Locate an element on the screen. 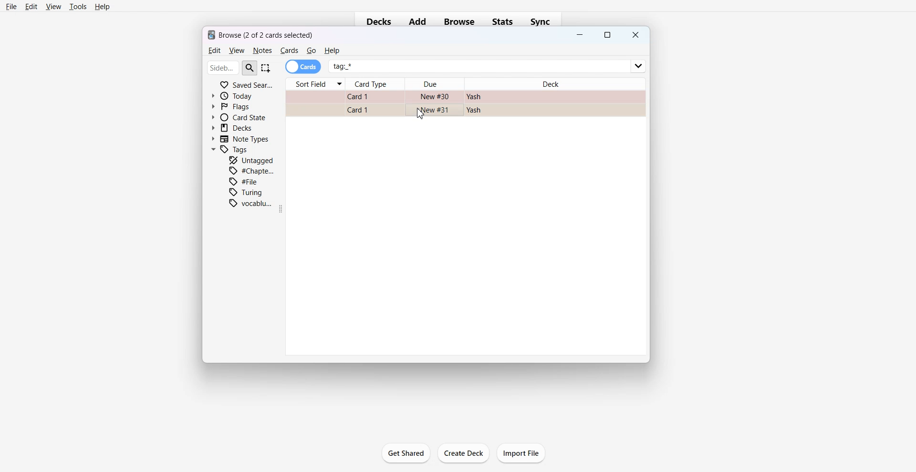 The image size is (916, 472). Today is located at coordinates (234, 96).